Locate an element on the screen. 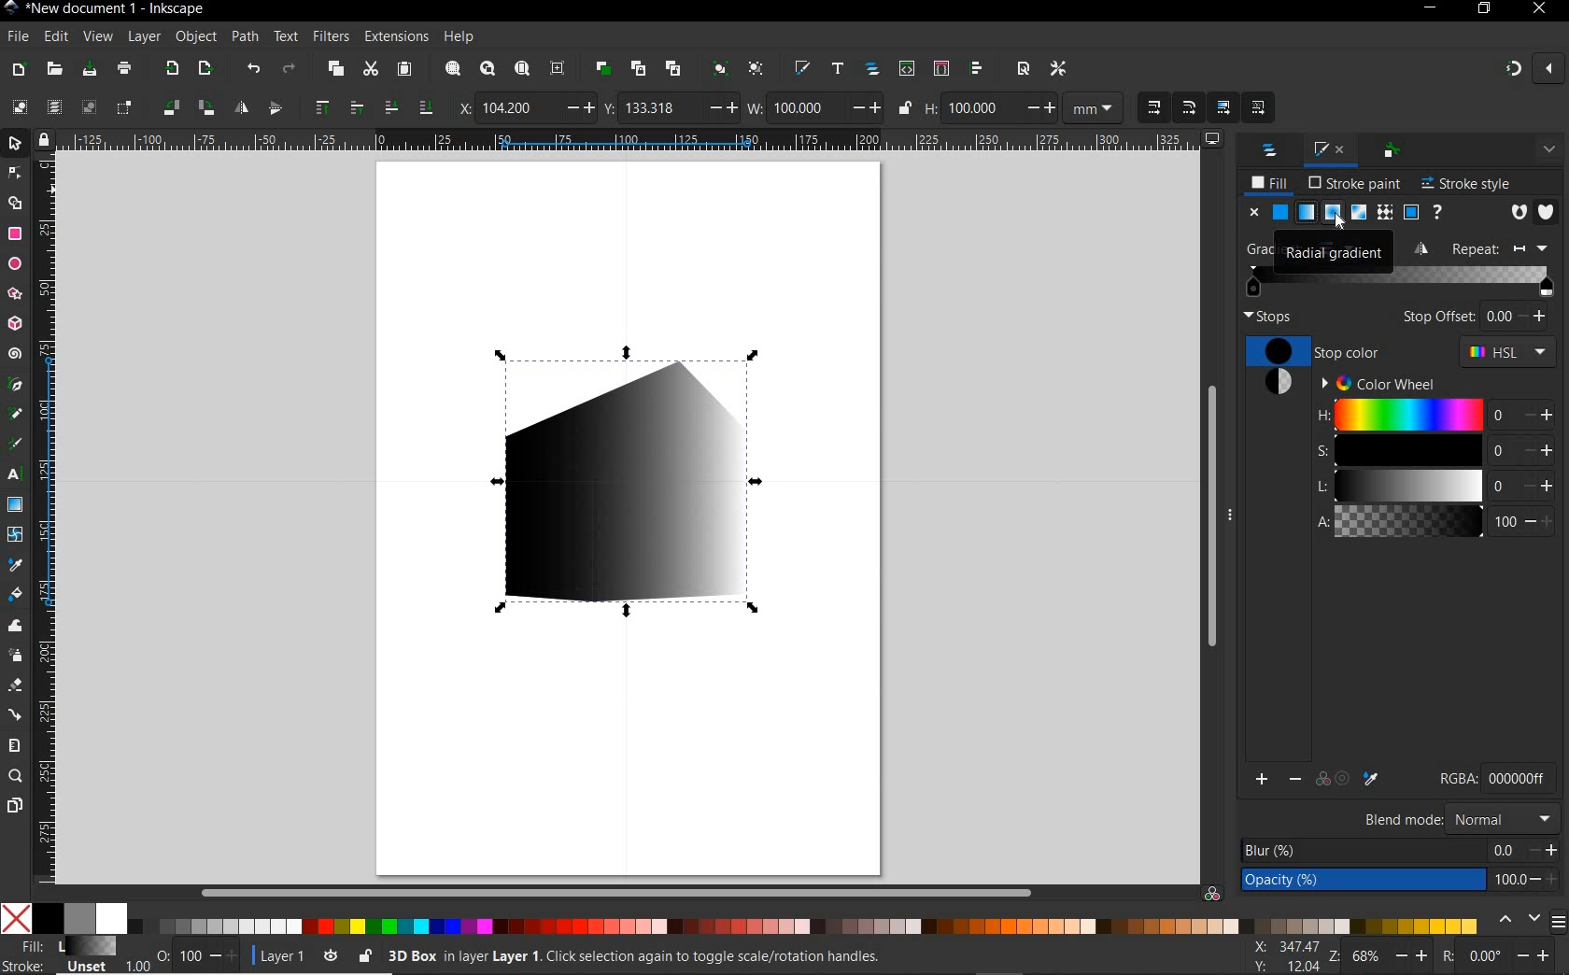 This screenshot has width=1569, height=975. ROTATION is located at coordinates (1446, 955).